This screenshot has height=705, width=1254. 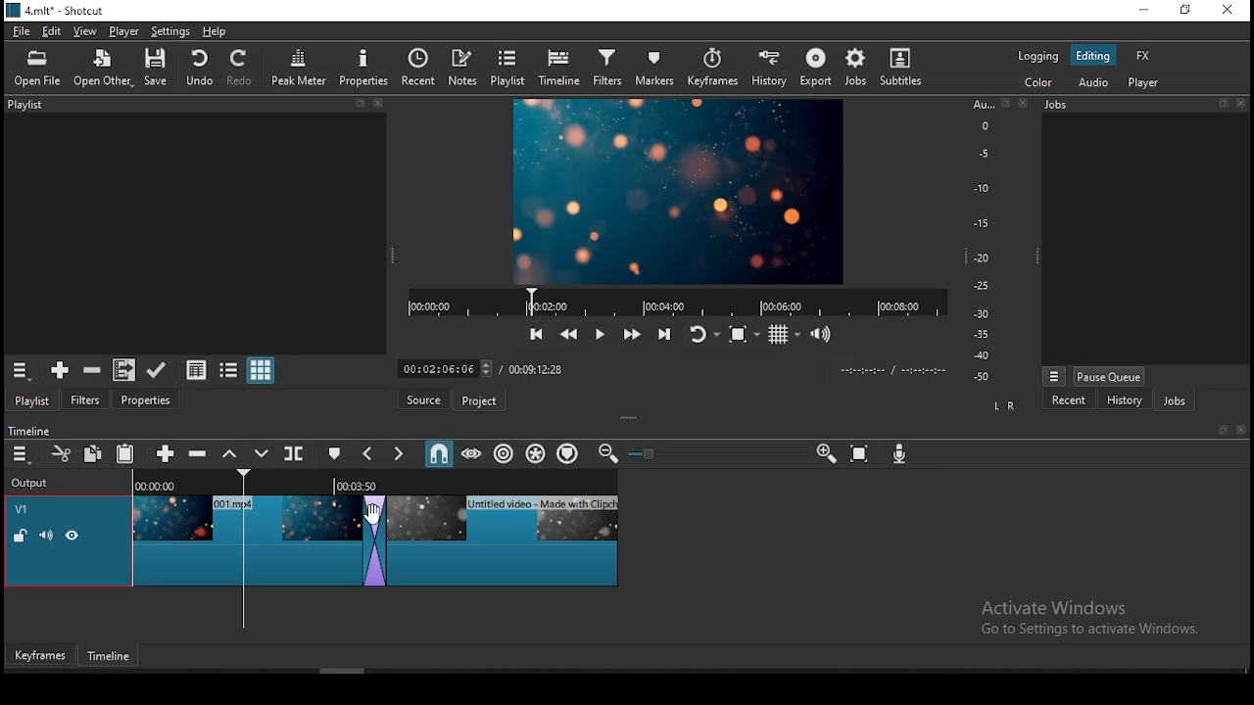 I want to click on view as details, so click(x=197, y=368).